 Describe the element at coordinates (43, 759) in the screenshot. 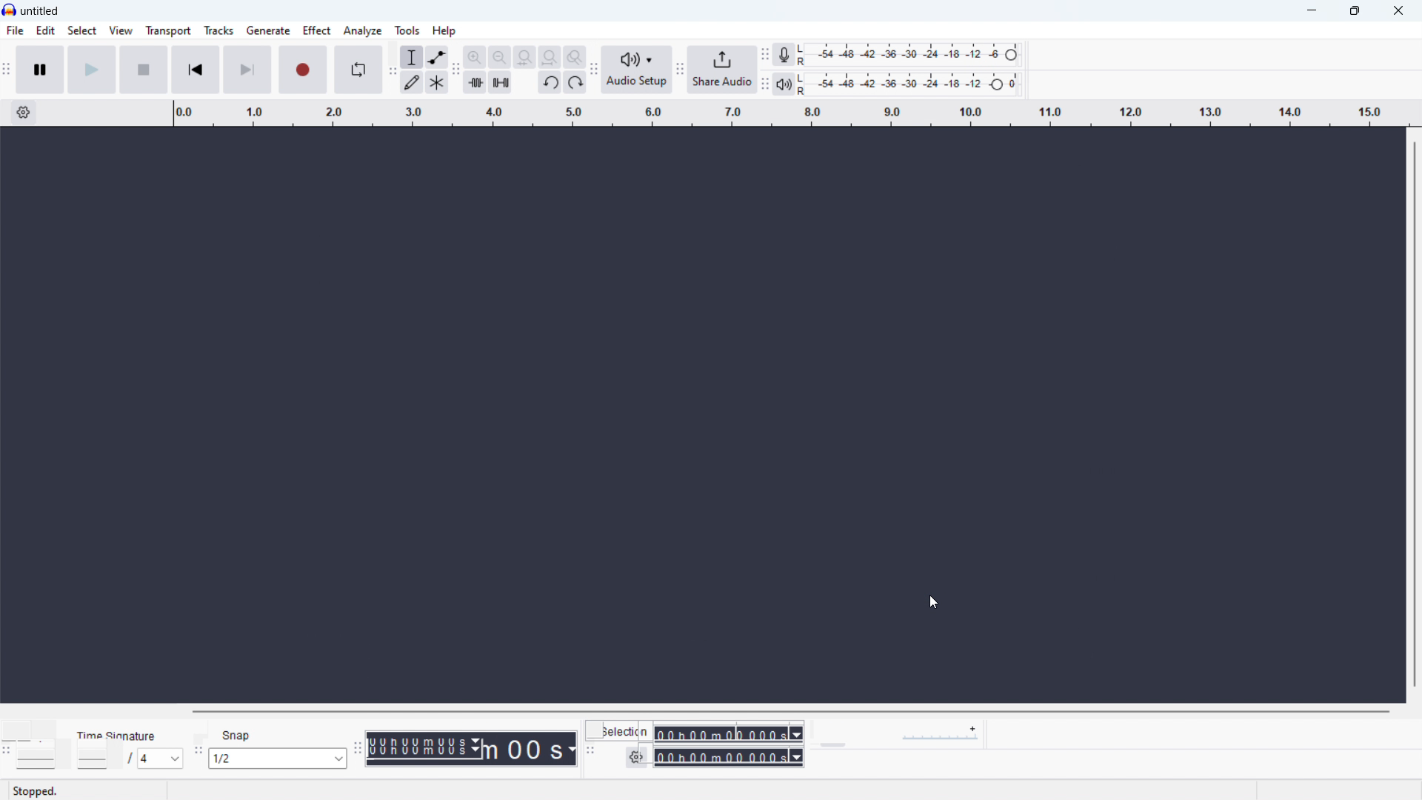

I see `set tempo` at that location.